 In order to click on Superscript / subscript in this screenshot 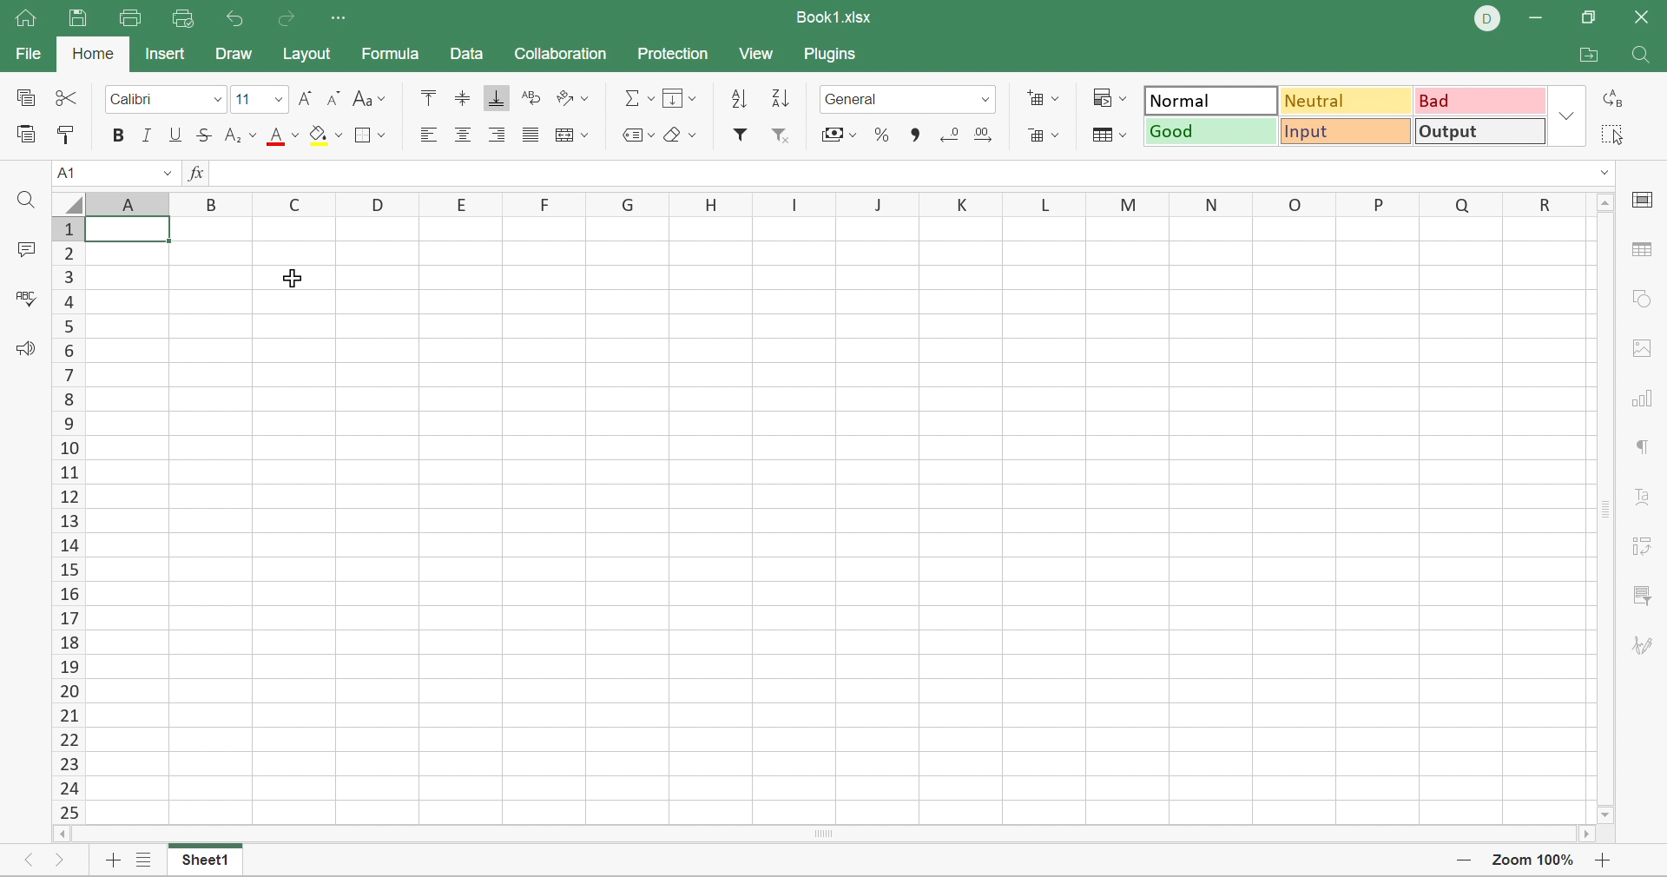, I will do `click(239, 136)`.